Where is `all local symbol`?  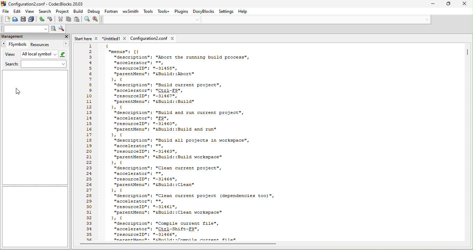 all local symbol is located at coordinates (44, 55).